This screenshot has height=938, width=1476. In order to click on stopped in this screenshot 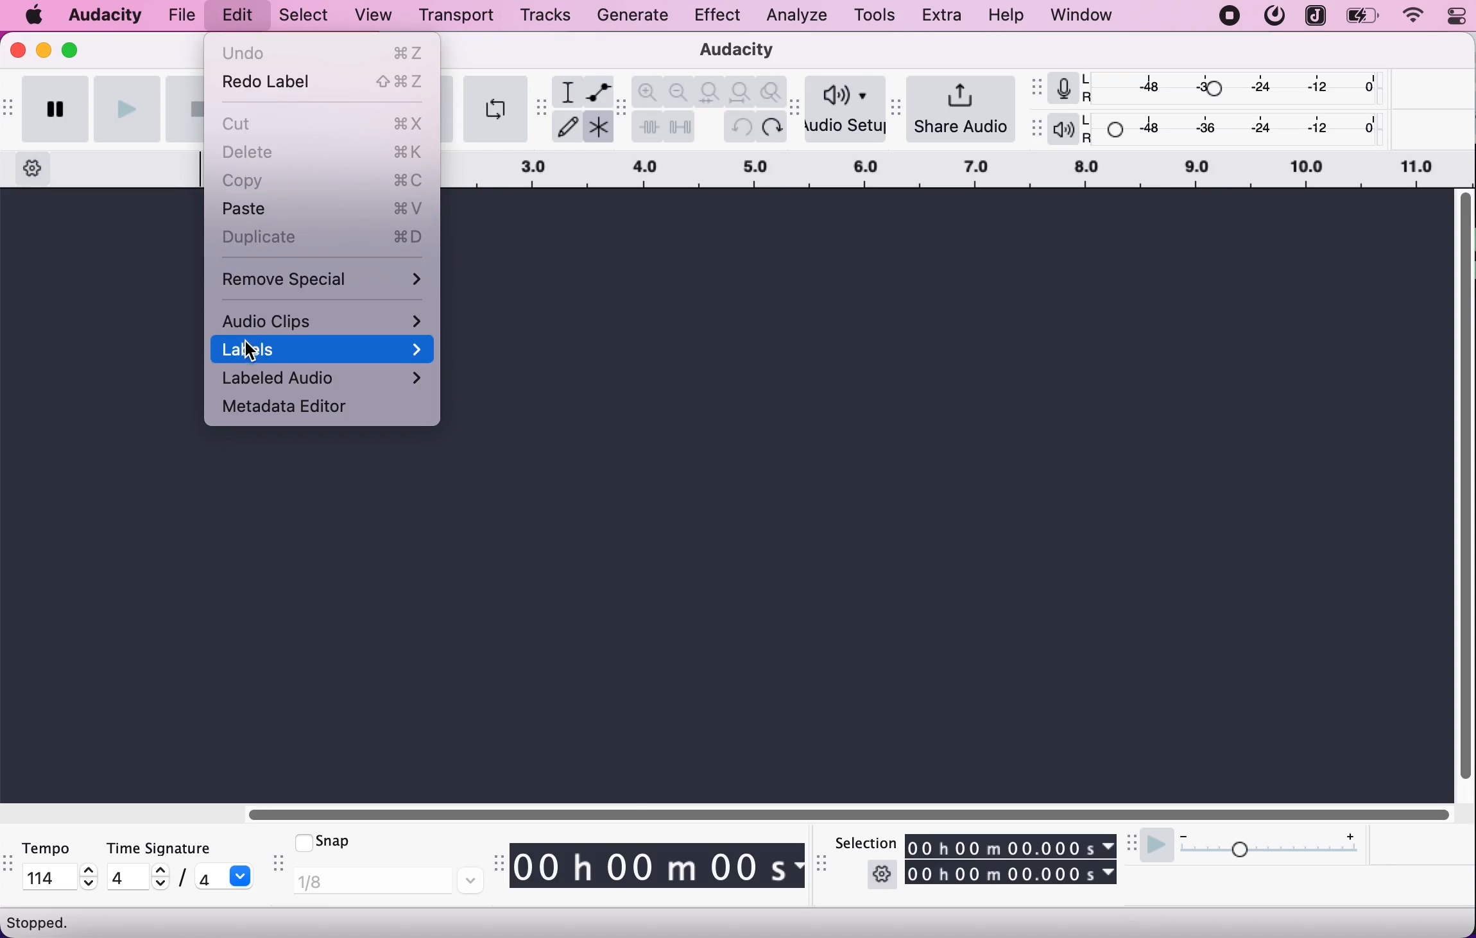, I will do `click(40, 922)`.